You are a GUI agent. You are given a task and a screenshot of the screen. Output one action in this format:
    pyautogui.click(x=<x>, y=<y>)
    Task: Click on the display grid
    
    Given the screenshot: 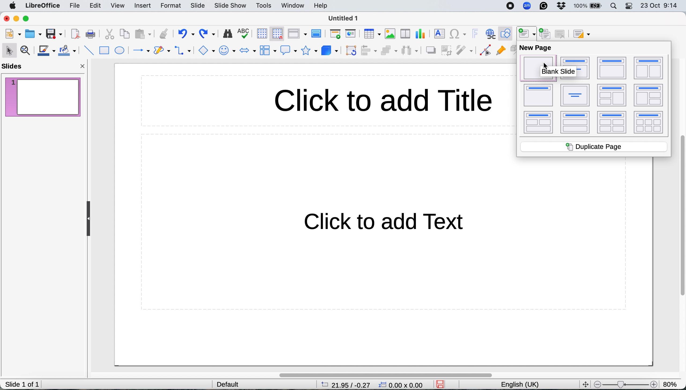 What is the action you would take?
    pyautogui.click(x=261, y=34)
    